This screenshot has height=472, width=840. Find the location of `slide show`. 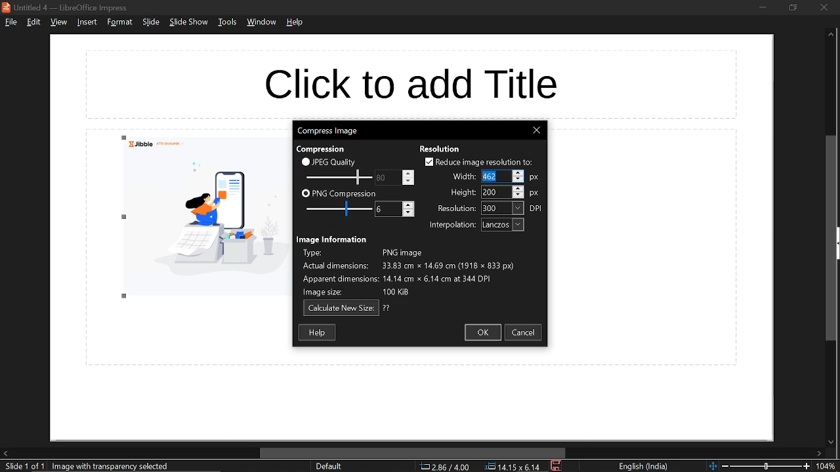

slide show is located at coordinates (189, 22).